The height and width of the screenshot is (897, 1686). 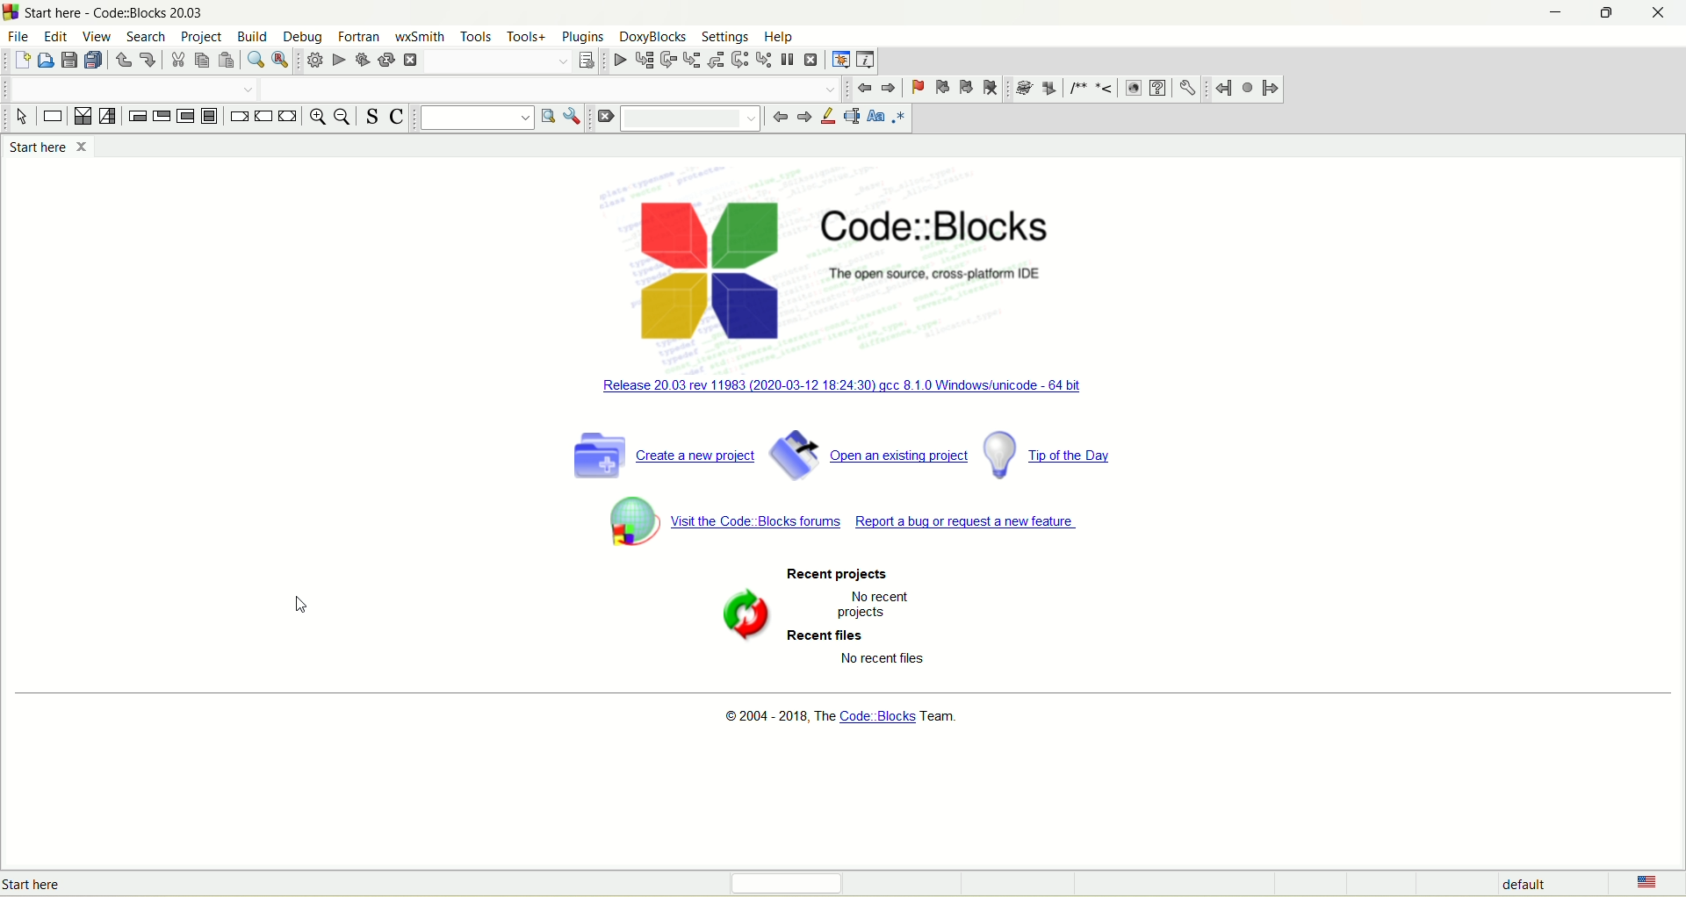 I want to click on run, so click(x=335, y=61).